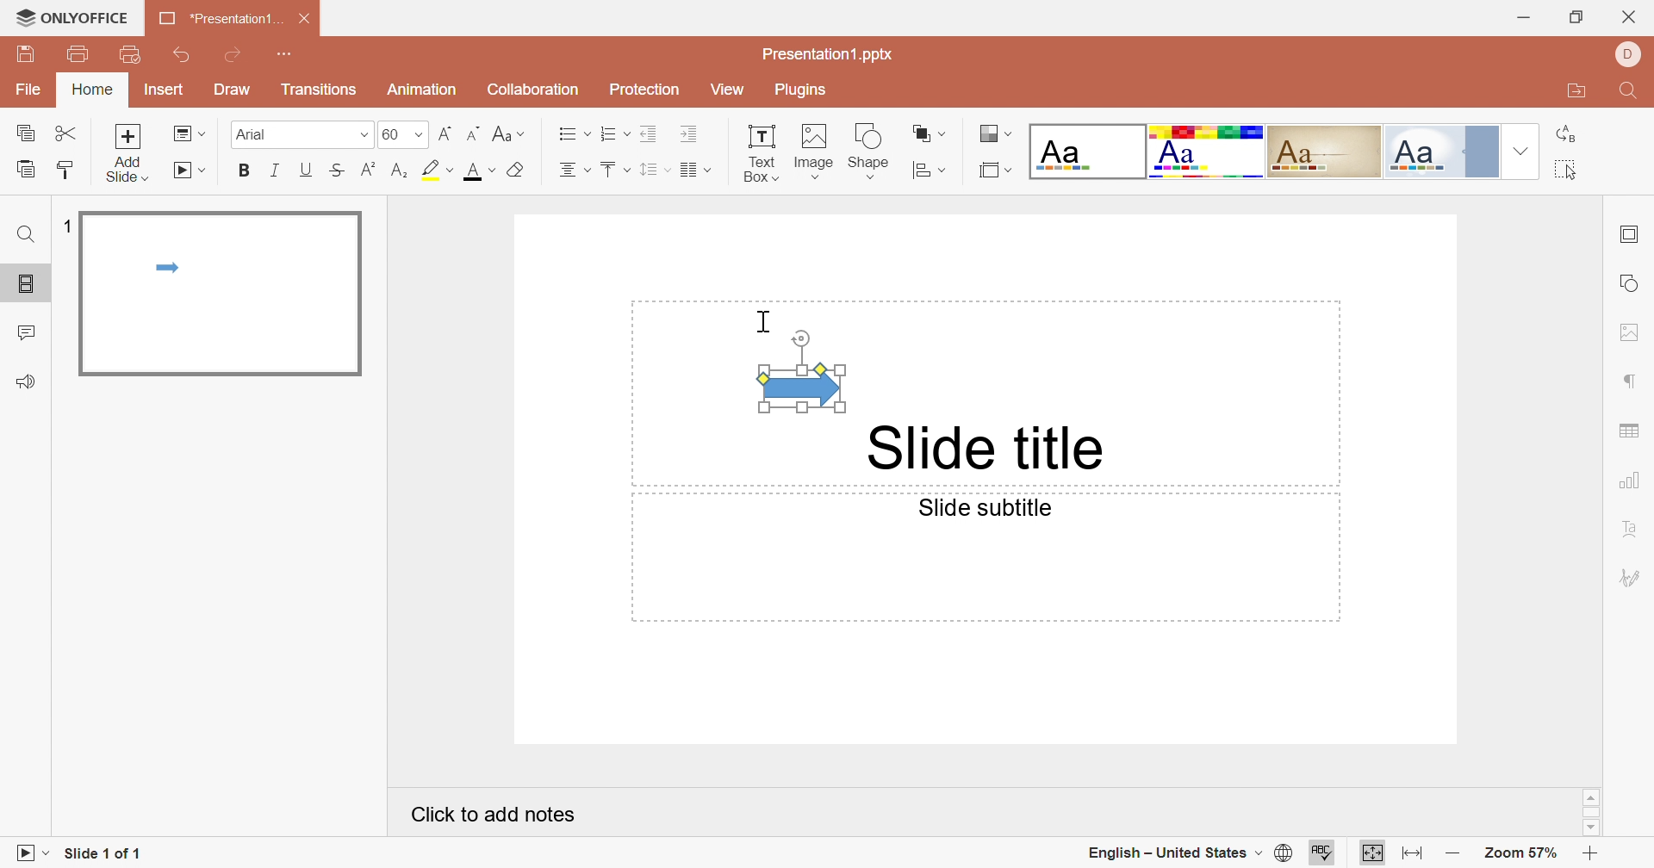 The image size is (1654, 868). I want to click on Subscript, so click(401, 171).